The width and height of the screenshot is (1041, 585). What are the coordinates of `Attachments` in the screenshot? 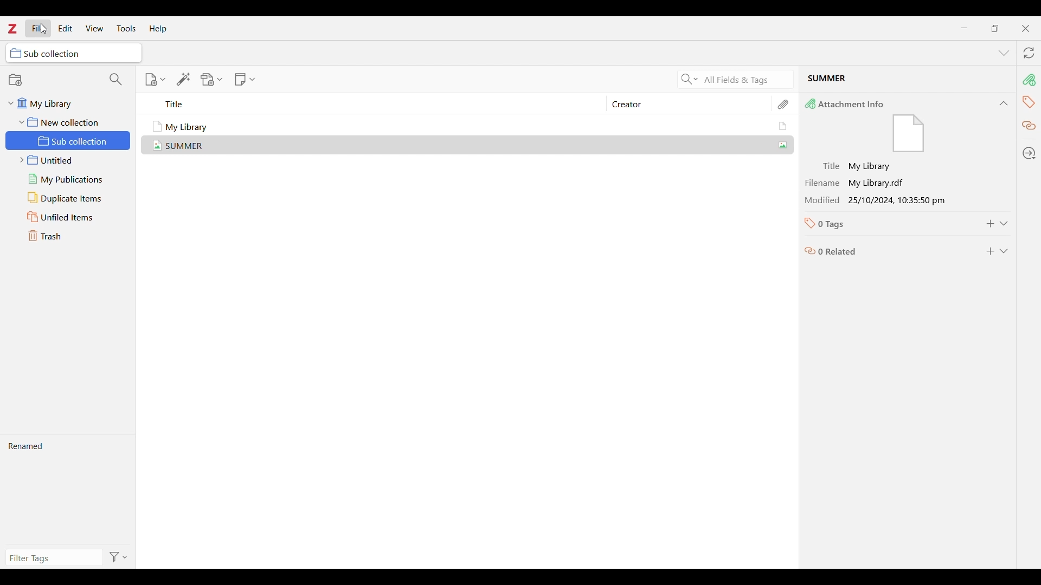 It's located at (784, 105).